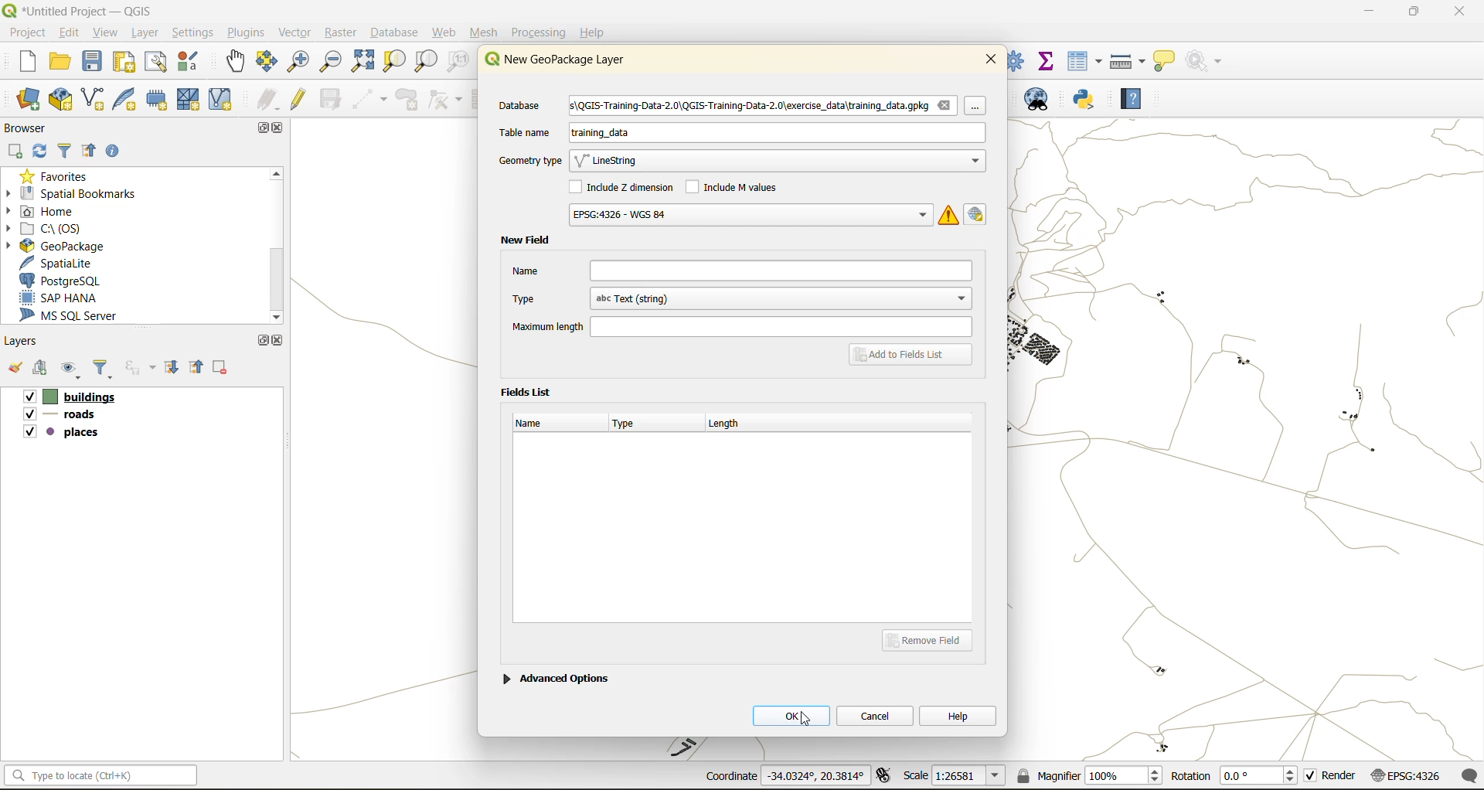 The image size is (1484, 790). What do you see at coordinates (1364, 14) in the screenshot?
I see `minimize` at bounding box center [1364, 14].